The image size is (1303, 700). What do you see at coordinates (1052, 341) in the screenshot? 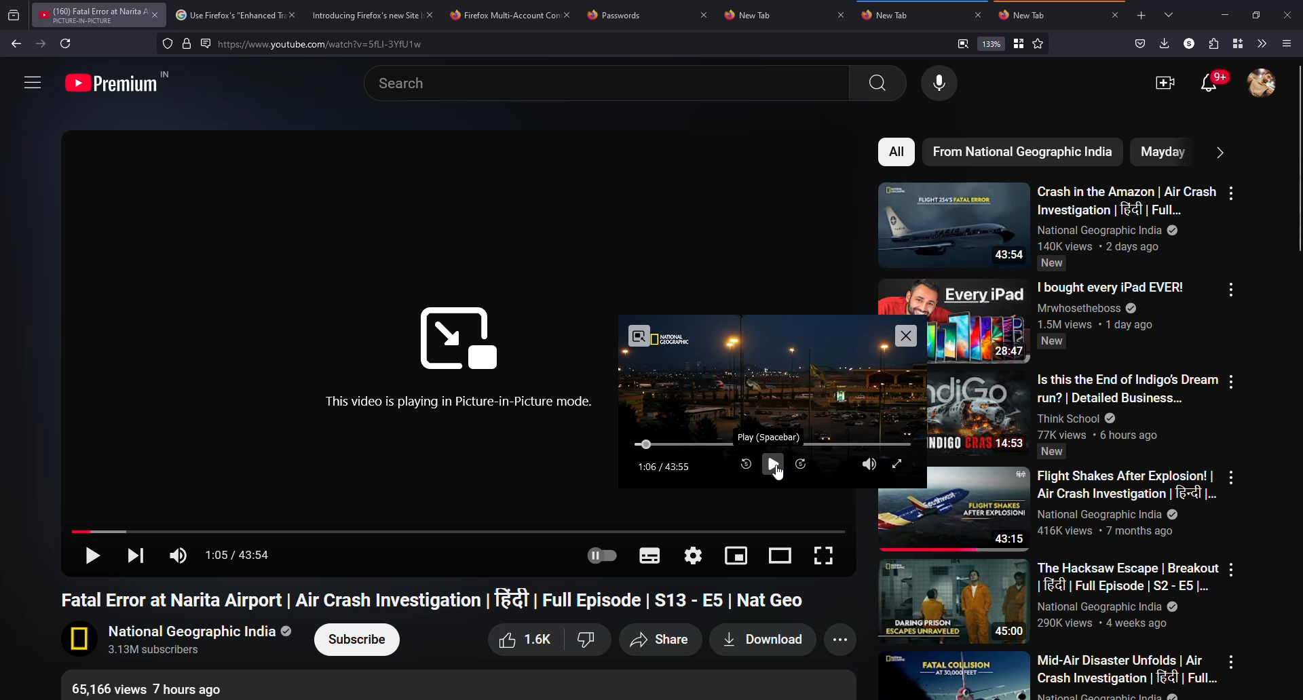
I see `Indicates video is new` at bounding box center [1052, 341].